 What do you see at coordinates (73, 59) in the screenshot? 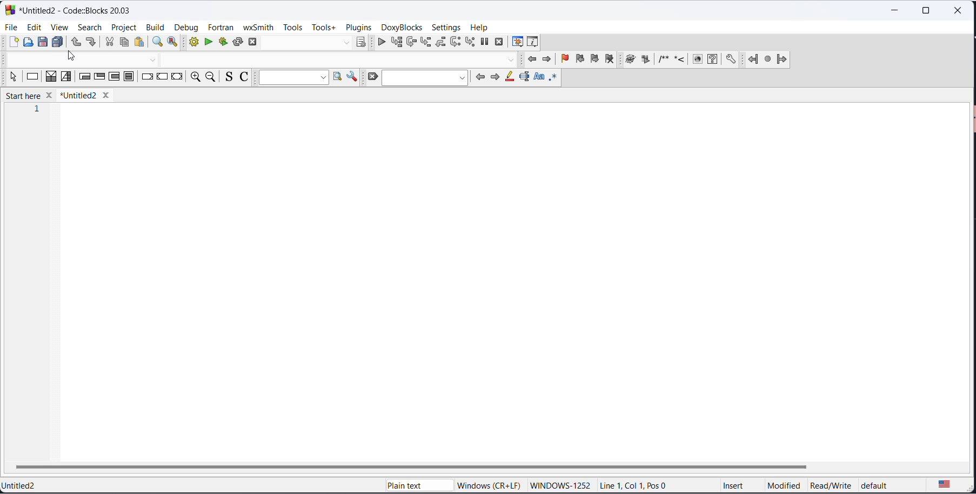
I see `cursor` at bounding box center [73, 59].